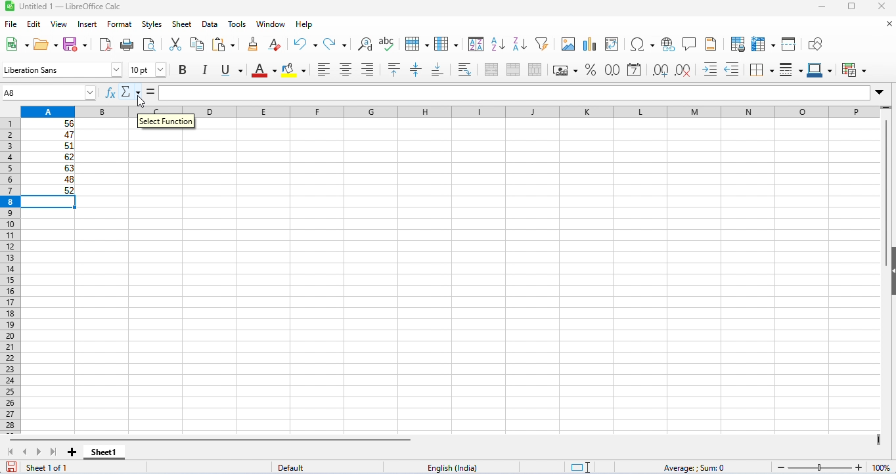  I want to click on clone, so click(252, 43).